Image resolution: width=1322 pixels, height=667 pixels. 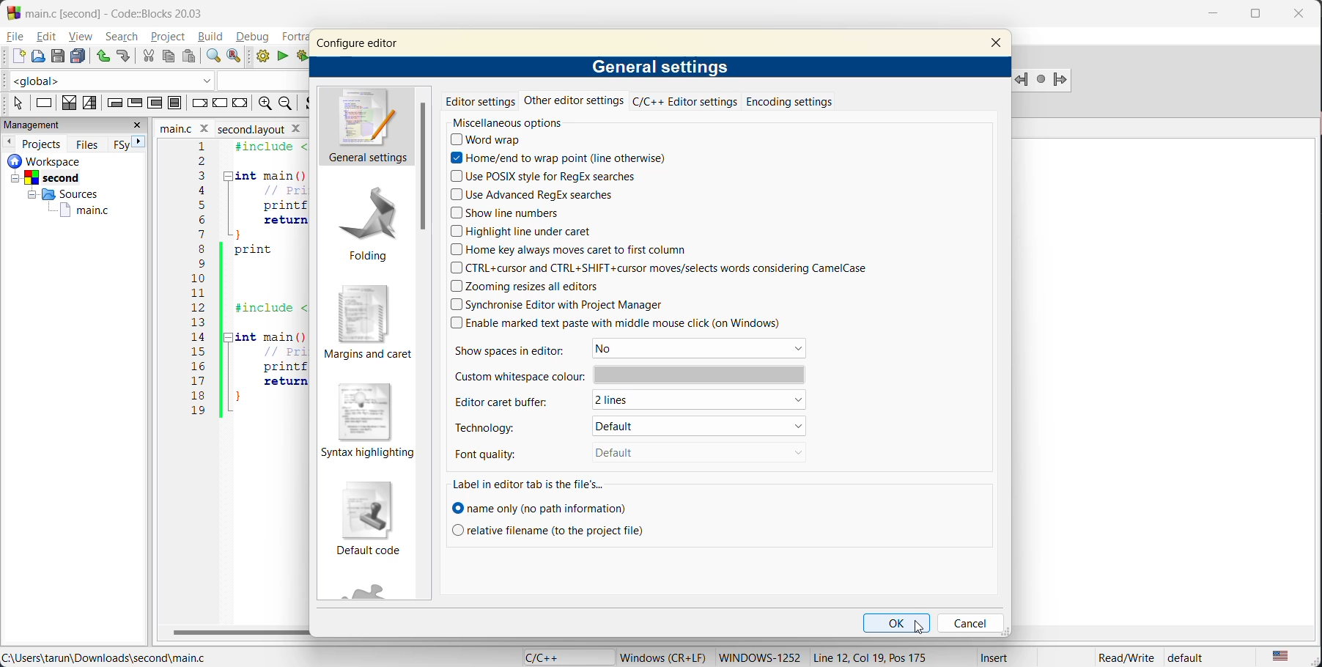 I want to click on jump forward, so click(x=1068, y=78).